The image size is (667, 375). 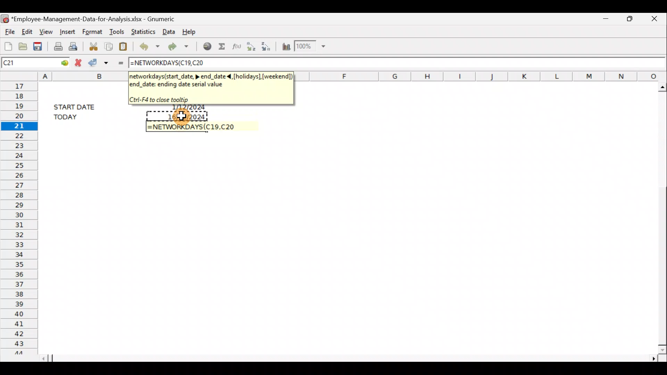 I want to click on Accept change, so click(x=99, y=62).